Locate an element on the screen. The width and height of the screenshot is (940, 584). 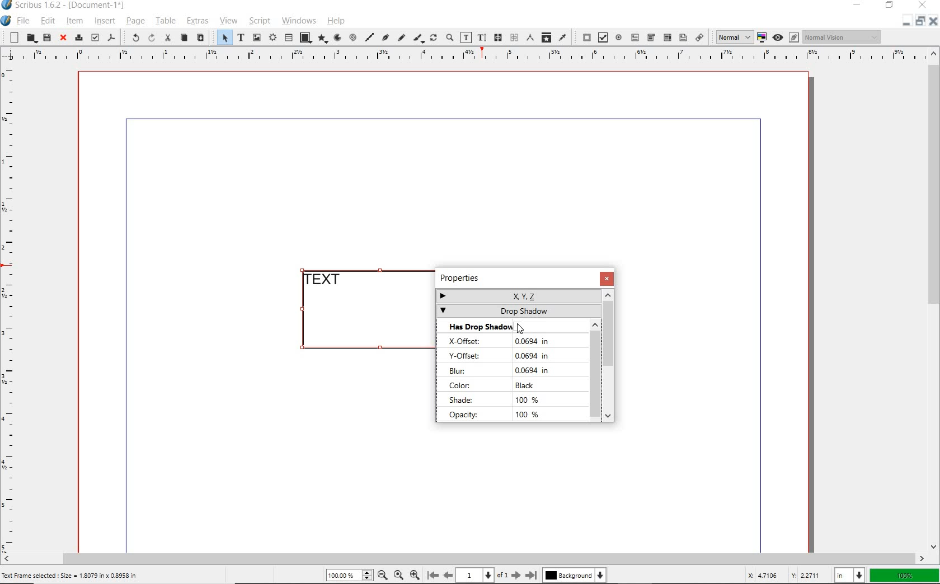
blur is located at coordinates (502, 370).